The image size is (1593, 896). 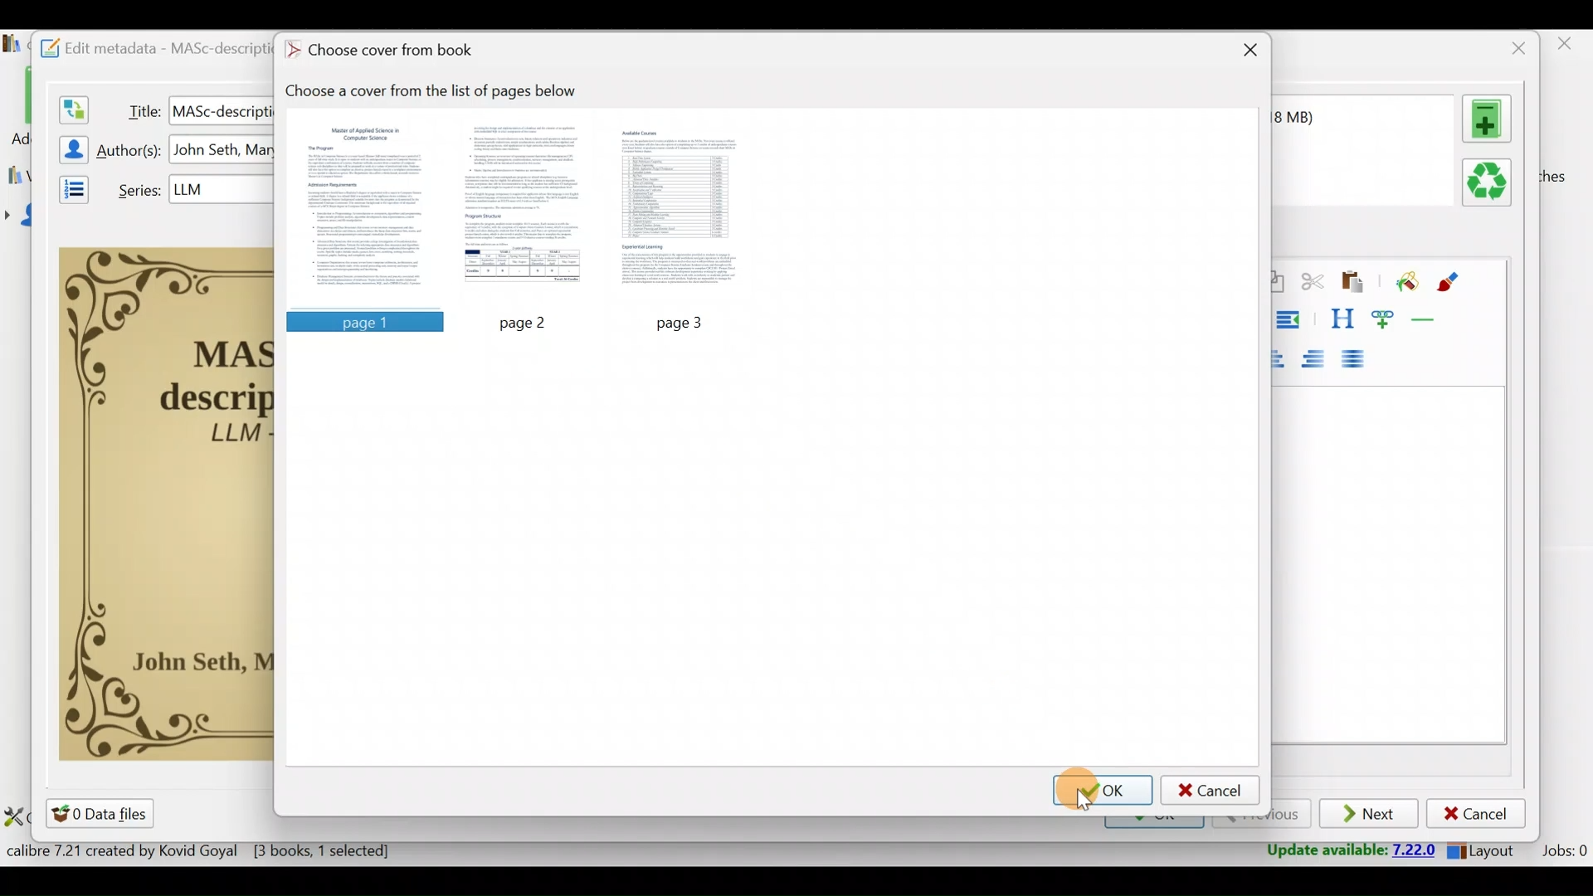 I want to click on , so click(x=223, y=150).